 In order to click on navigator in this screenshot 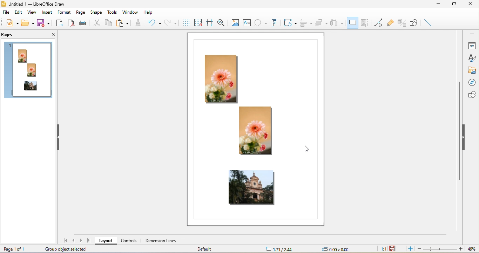, I will do `click(473, 82)`.